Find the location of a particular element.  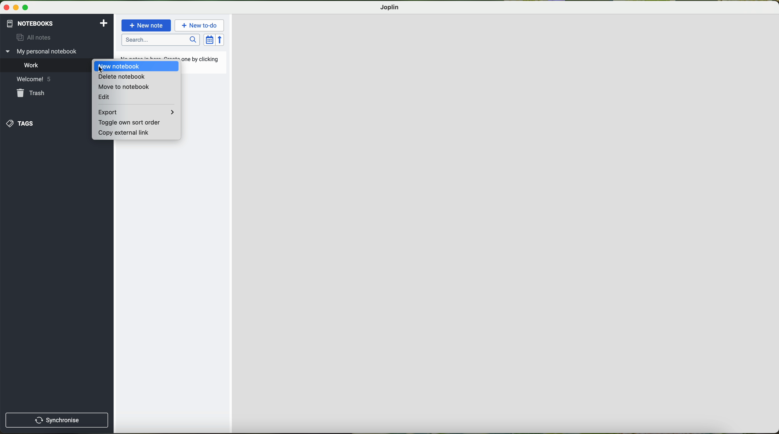

my personal notebook is located at coordinates (43, 52).